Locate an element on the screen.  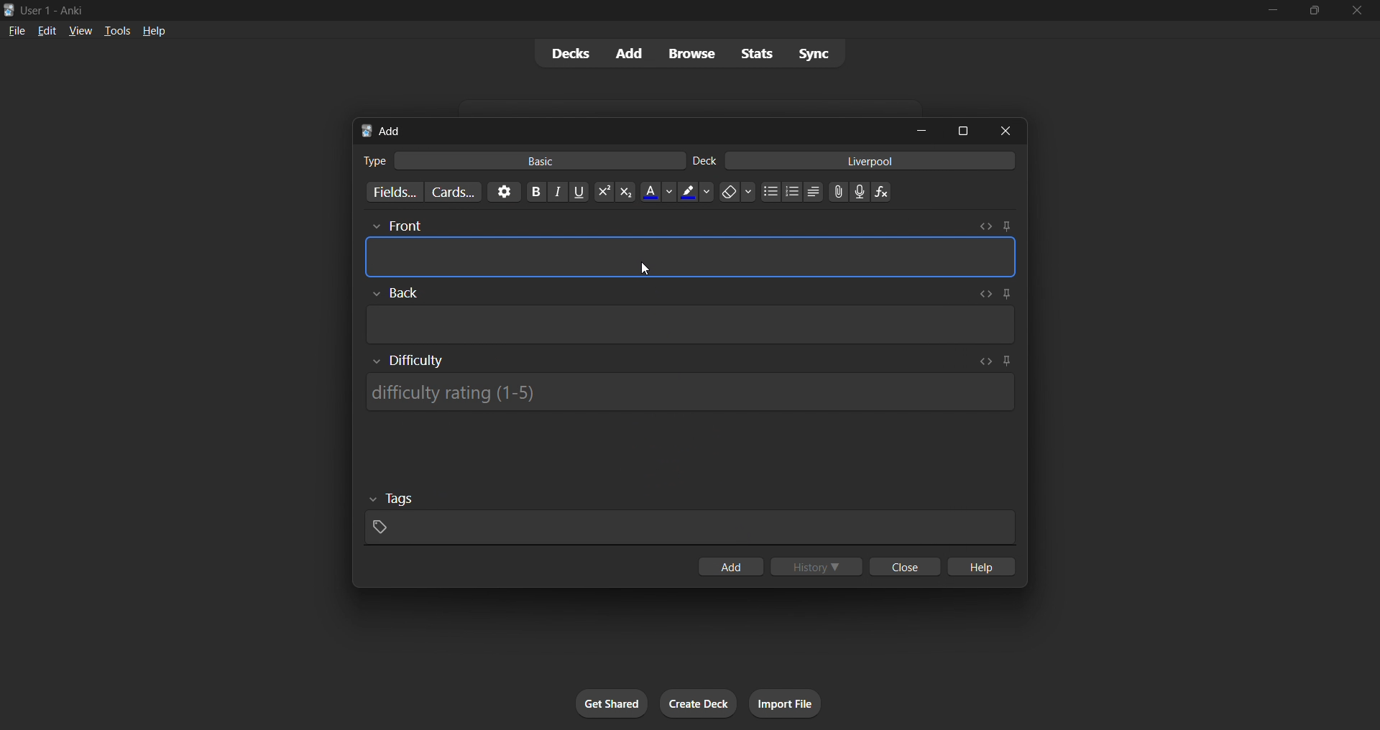
 is located at coordinates (396, 227).